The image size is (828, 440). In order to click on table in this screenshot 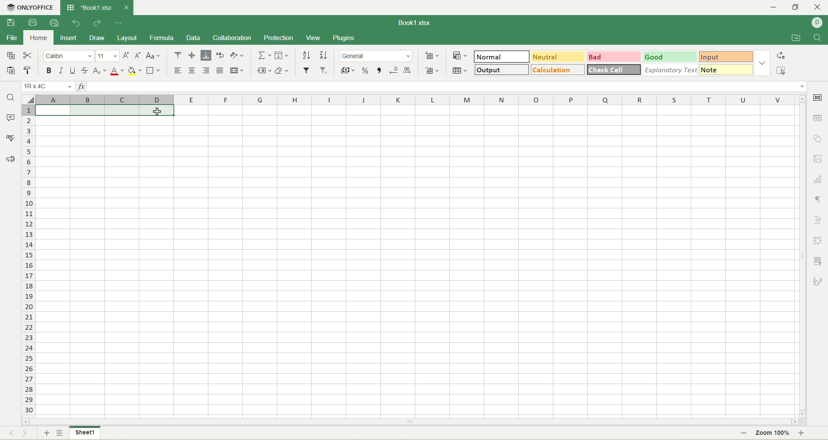, I will do `click(461, 71)`.